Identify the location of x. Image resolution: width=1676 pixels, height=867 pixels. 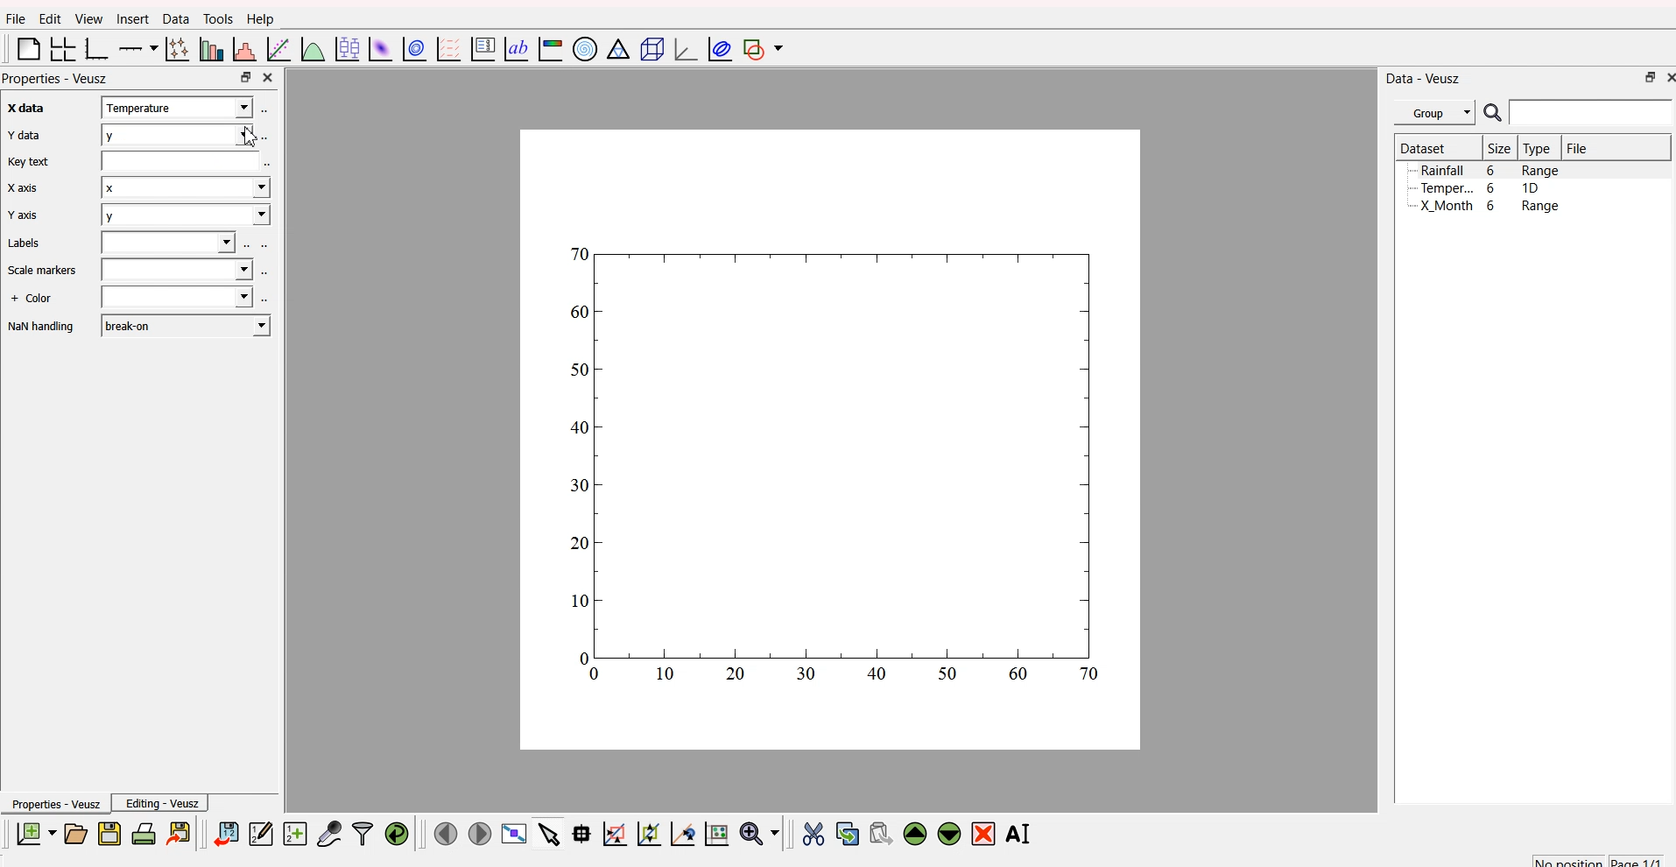
(180, 107).